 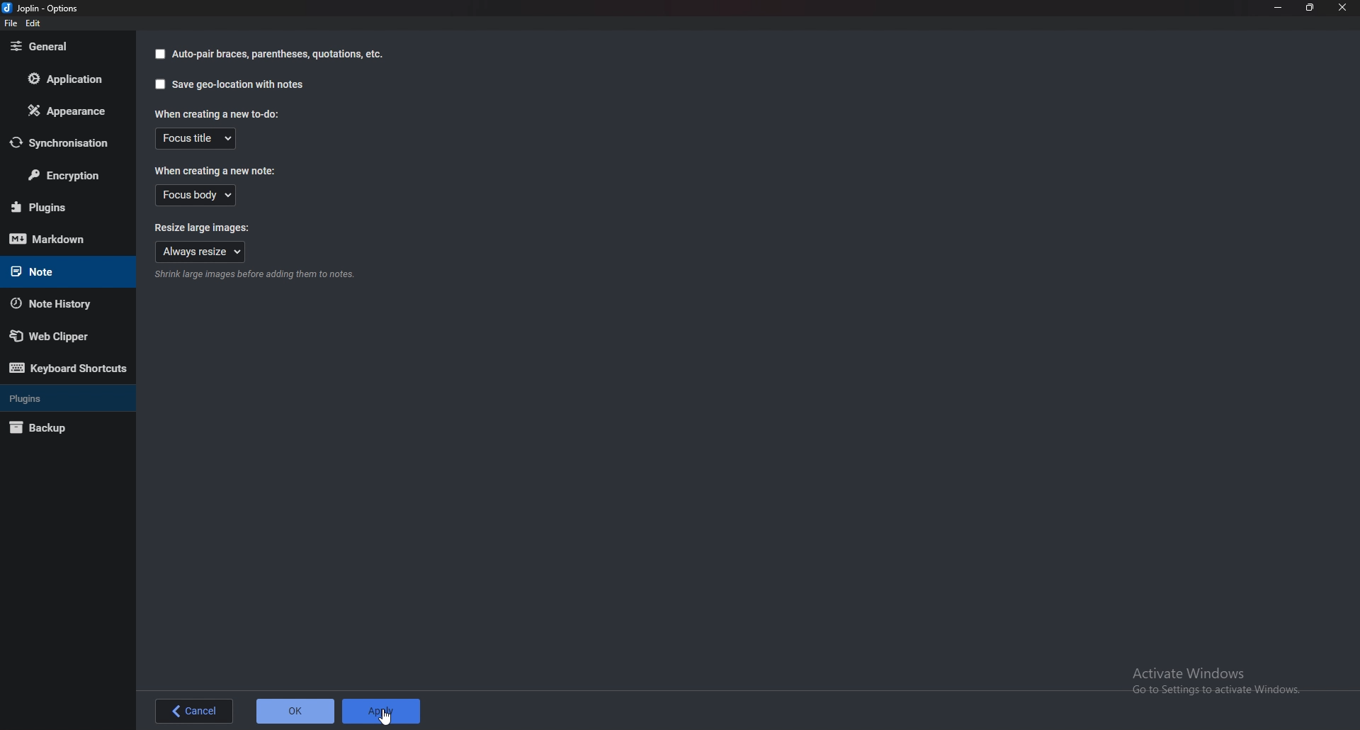 What do you see at coordinates (33, 23) in the screenshot?
I see `Edit` at bounding box center [33, 23].